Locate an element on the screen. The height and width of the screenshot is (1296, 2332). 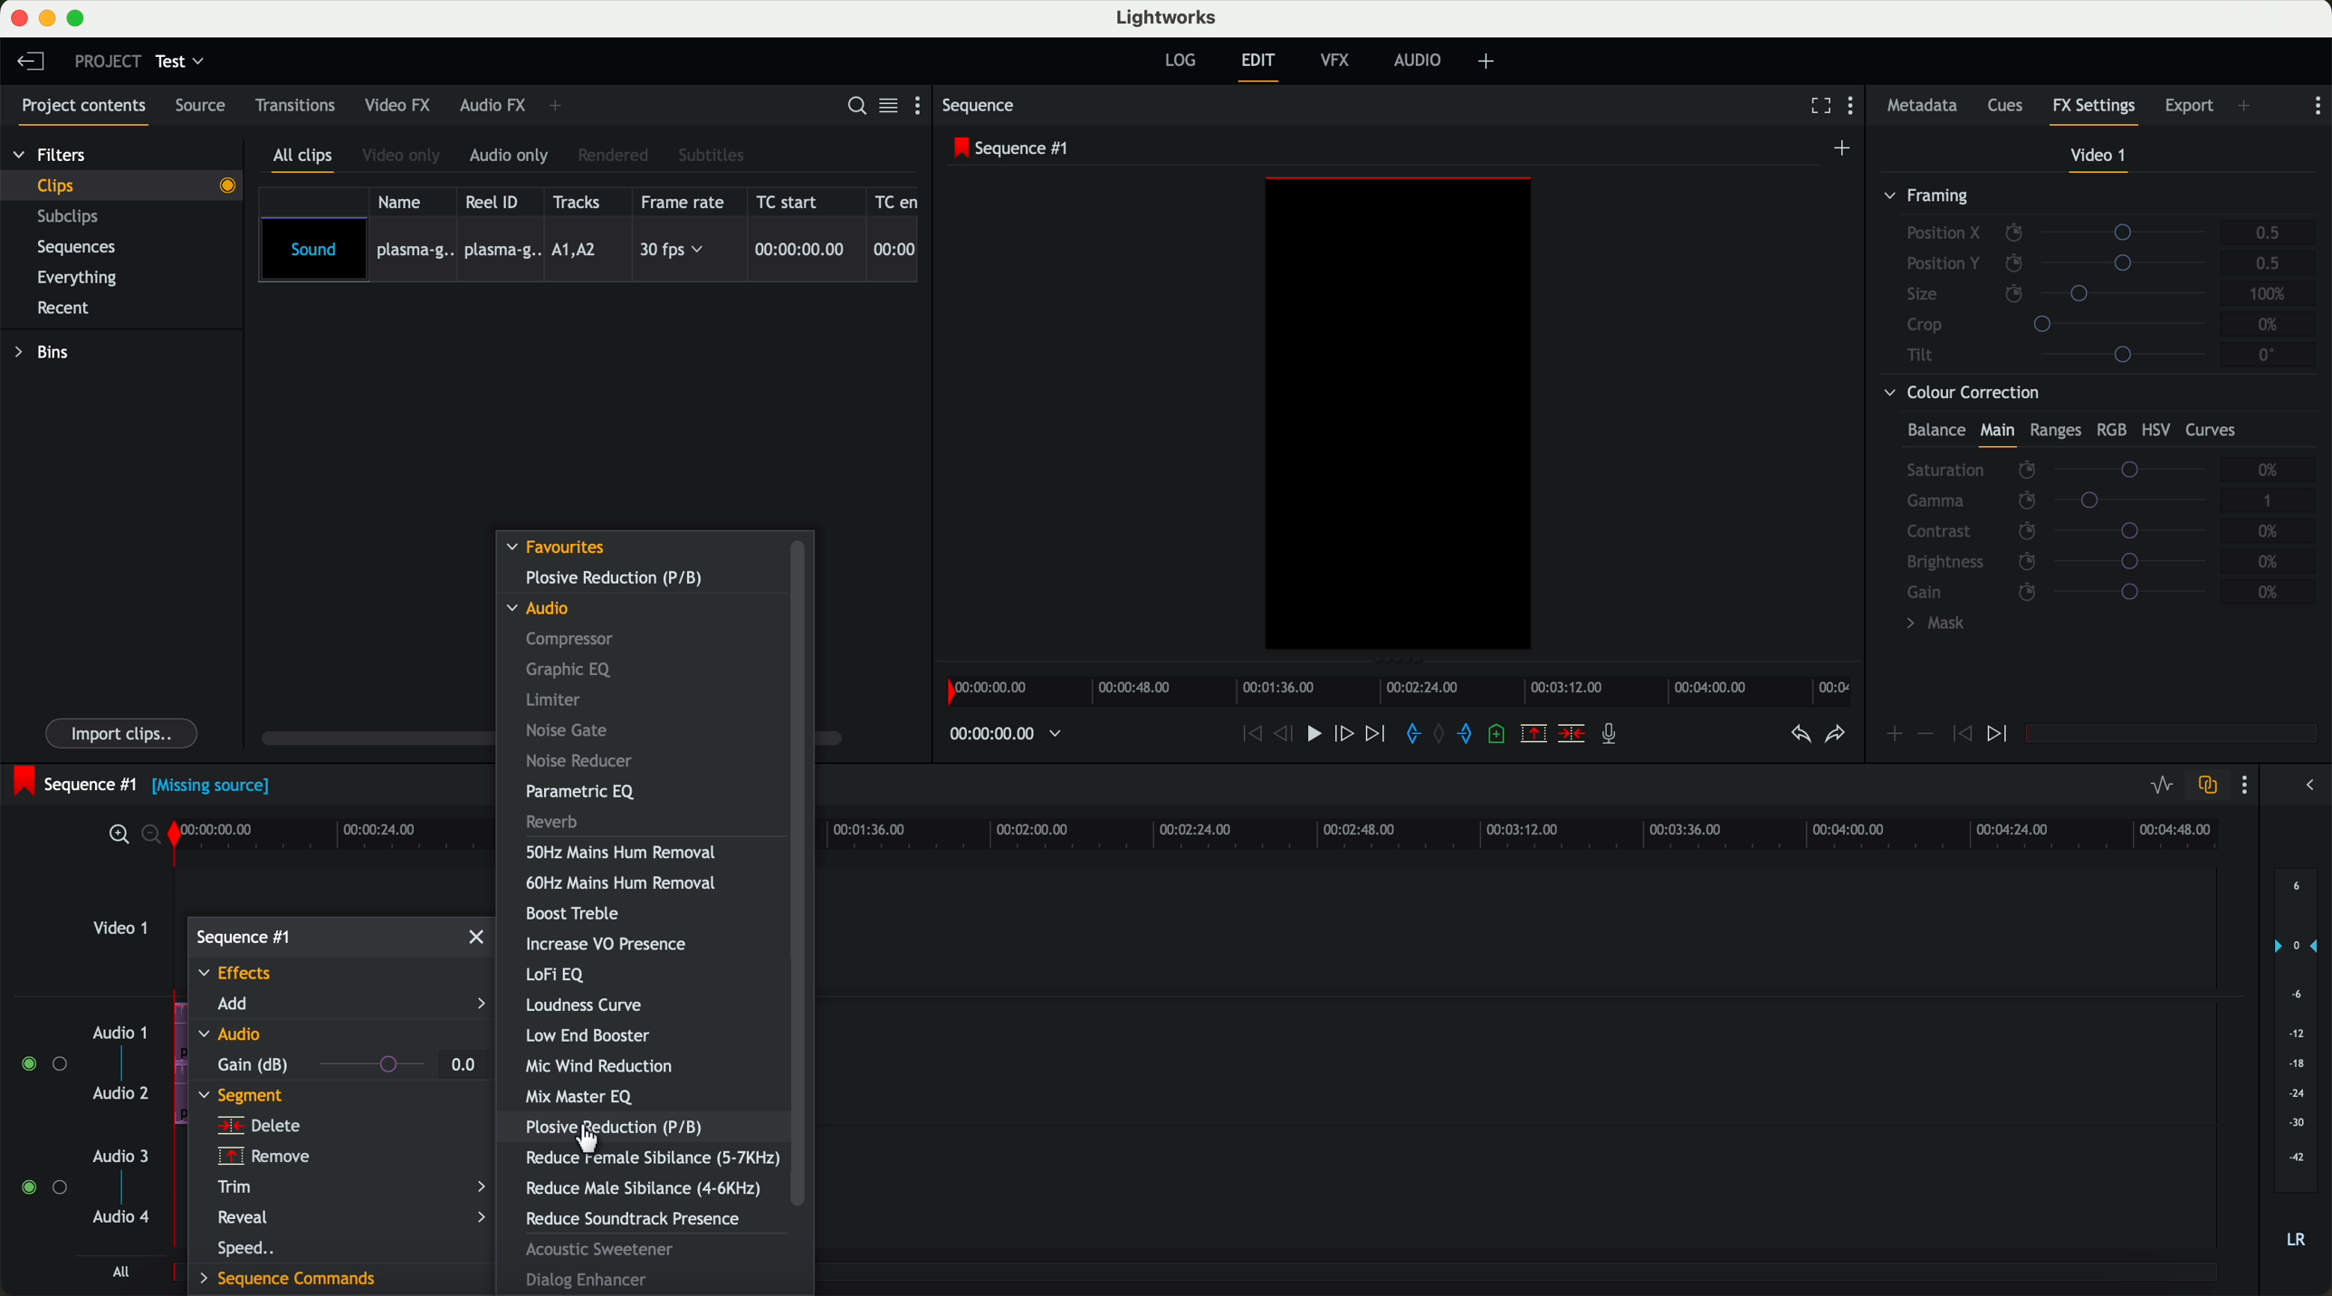
close window is located at coordinates (478, 936).